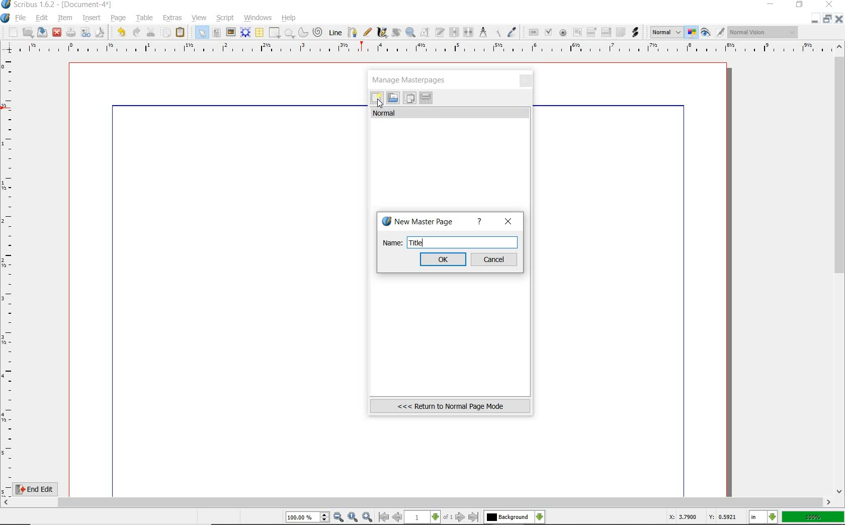 Image resolution: width=845 pixels, height=525 pixels. Describe the element at coordinates (412, 79) in the screenshot. I see `manage masterpages` at that location.